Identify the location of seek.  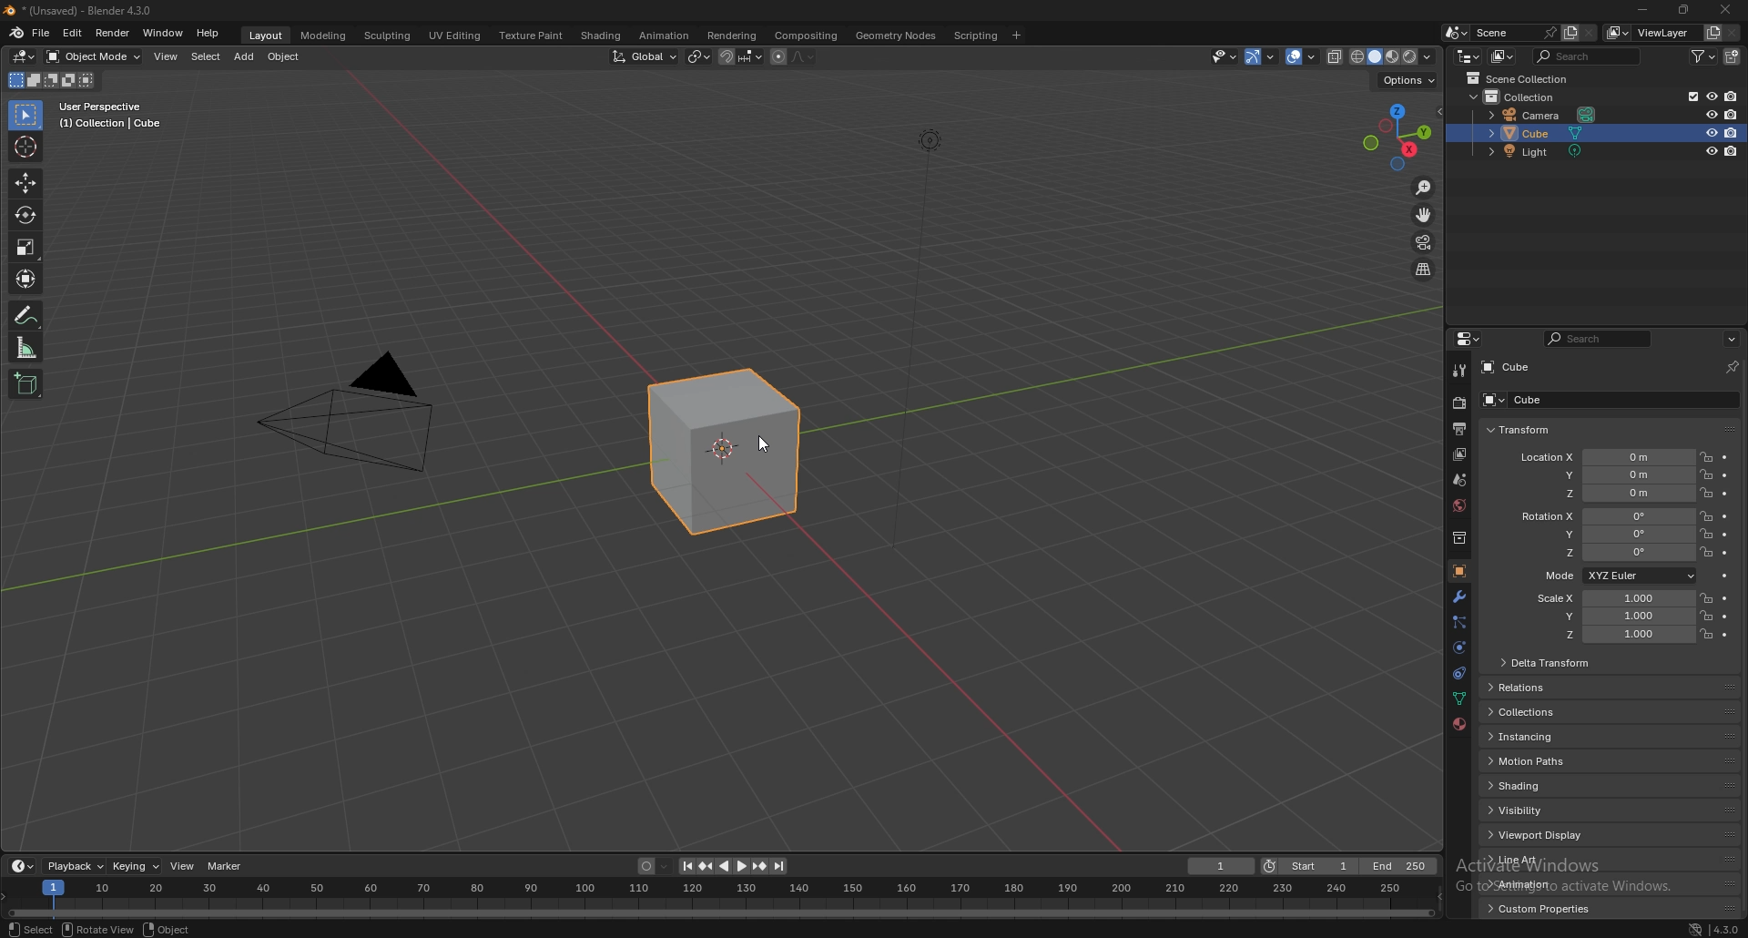
(721, 899).